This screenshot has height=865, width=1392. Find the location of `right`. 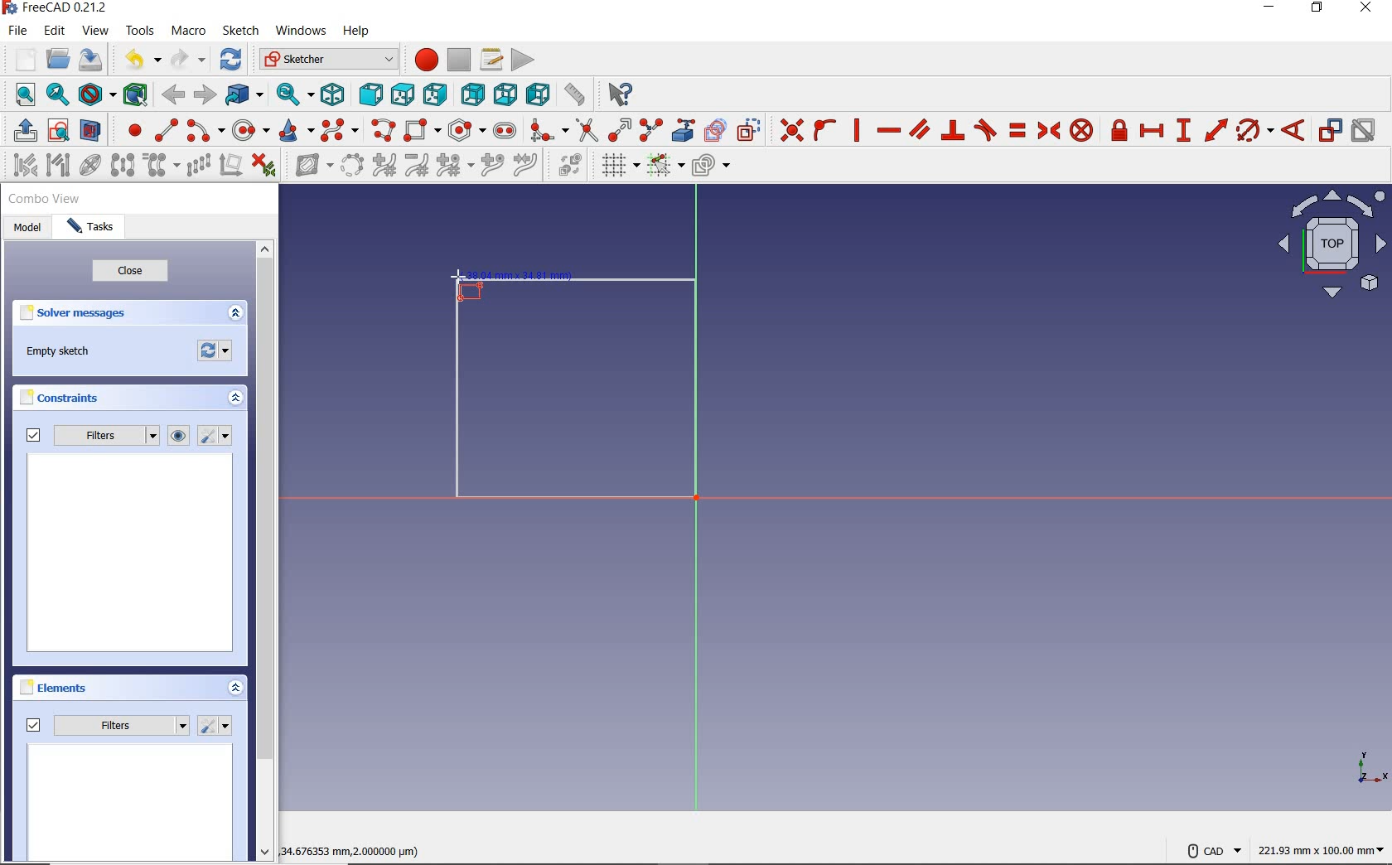

right is located at coordinates (437, 94).